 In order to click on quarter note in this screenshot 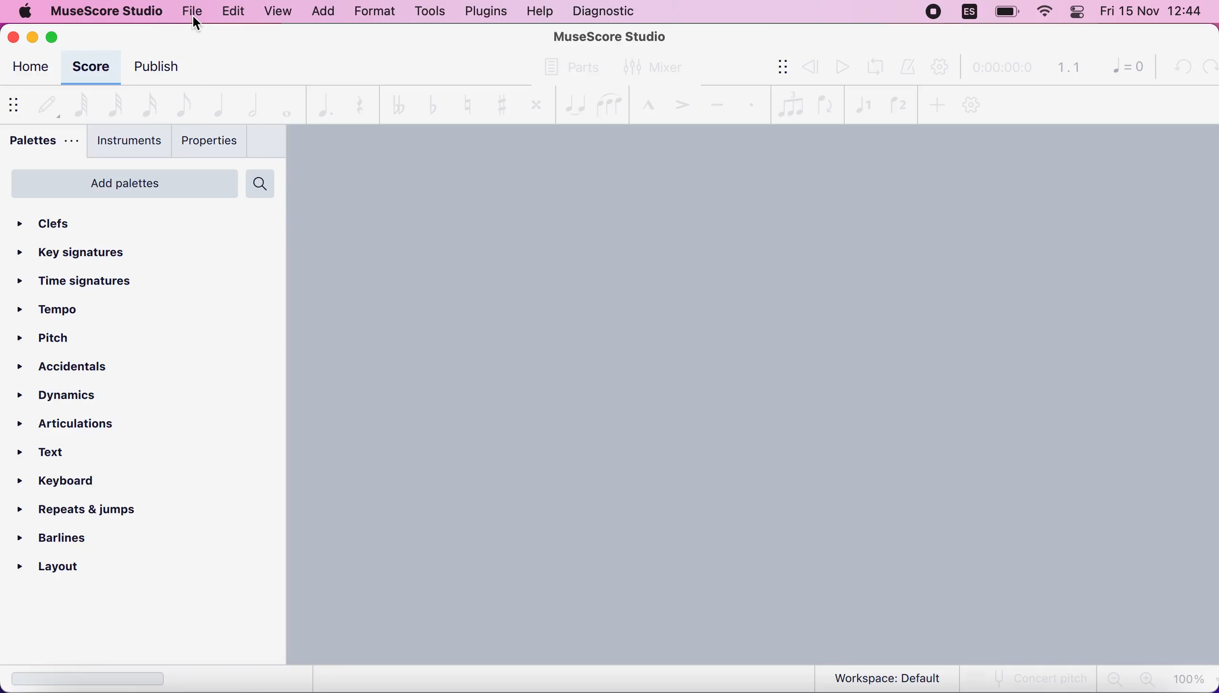, I will do `click(220, 103)`.